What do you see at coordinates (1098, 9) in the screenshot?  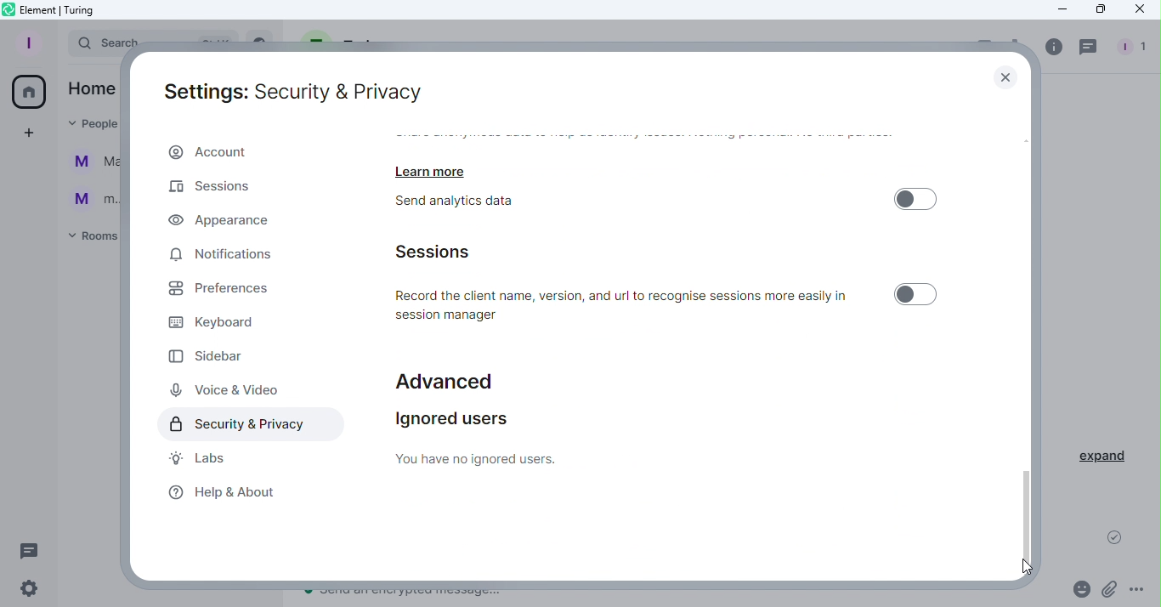 I see `Maximize` at bounding box center [1098, 9].